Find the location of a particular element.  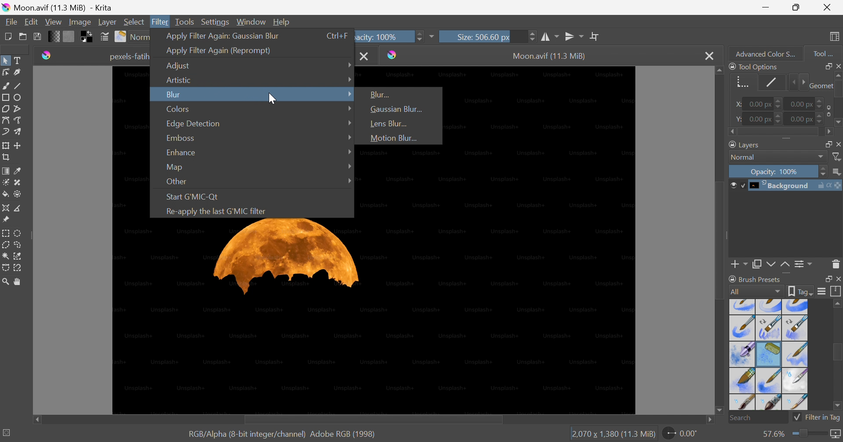

Other is located at coordinates (177, 181).